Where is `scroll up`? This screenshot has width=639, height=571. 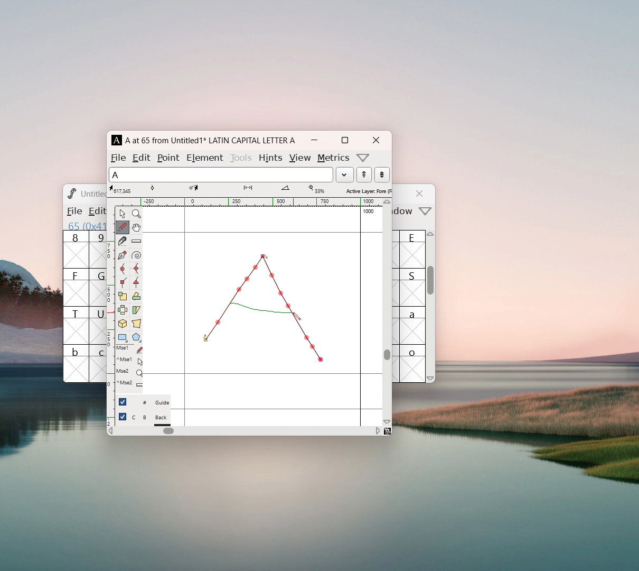
scroll up is located at coordinates (431, 236).